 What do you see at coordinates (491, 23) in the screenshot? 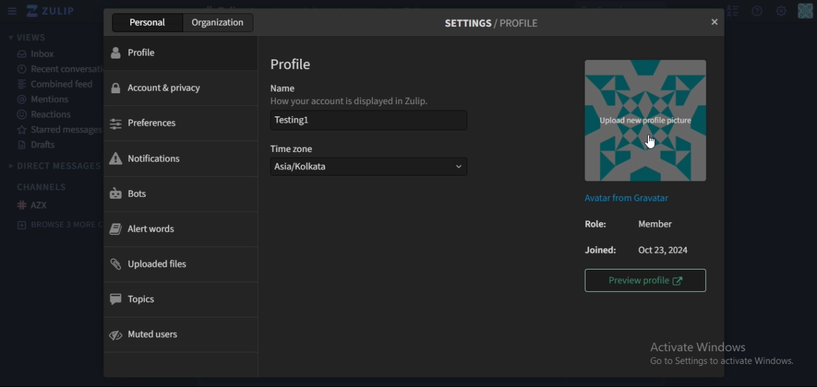
I see `settings` at bounding box center [491, 23].